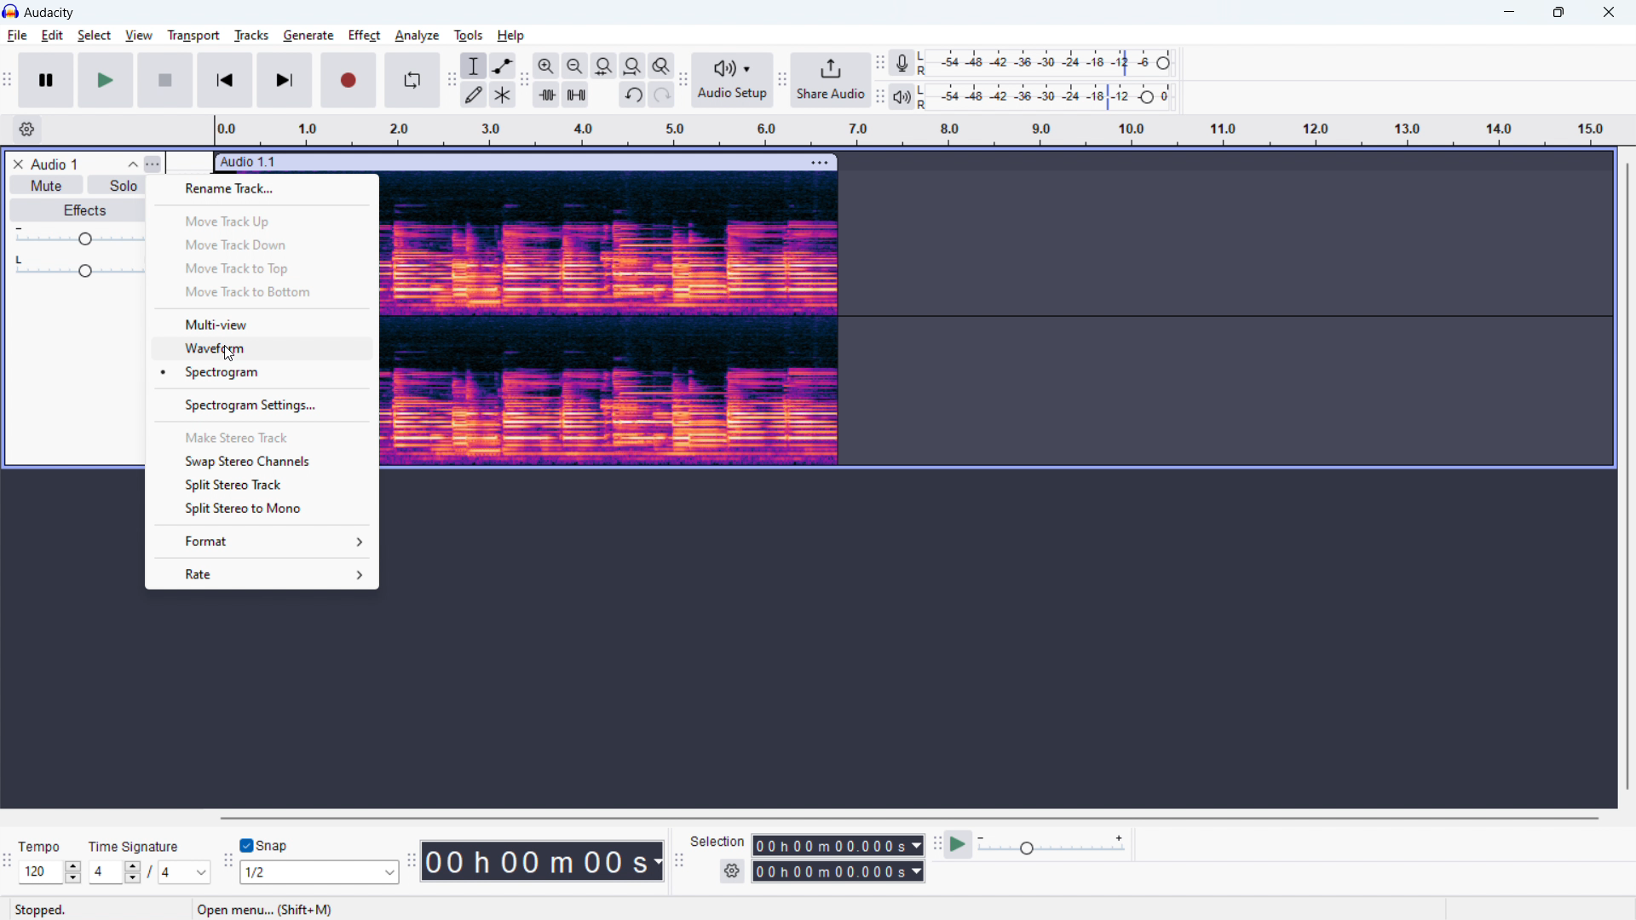 The height and width of the screenshot is (920, 1636). I want to click on selection, so click(719, 841).